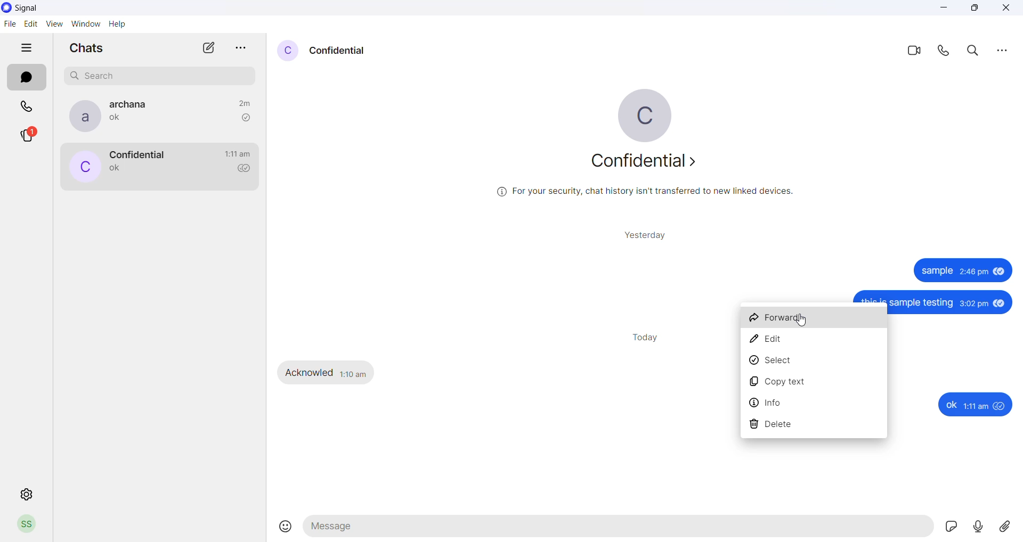  What do you see at coordinates (813, 403) in the screenshot?
I see `info` at bounding box center [813, 403].